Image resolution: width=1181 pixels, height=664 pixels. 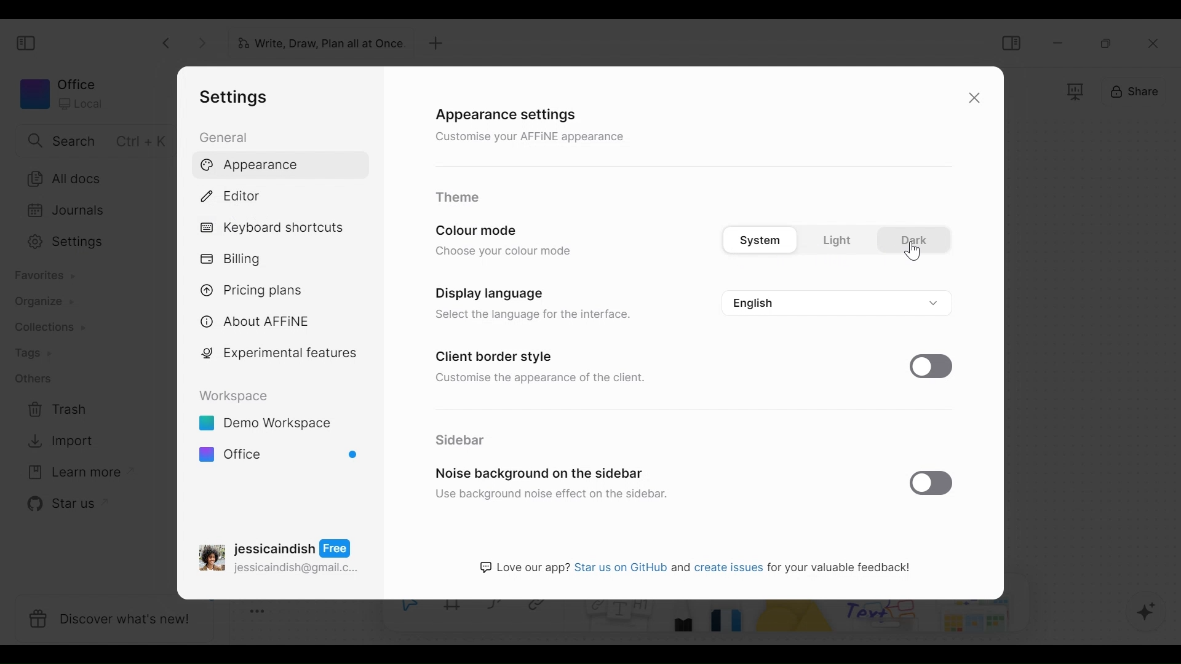 What do you see at coordinates (931, 482) in the screenshot?
I see `Enable/Disable` at bounding box center [931, 482].